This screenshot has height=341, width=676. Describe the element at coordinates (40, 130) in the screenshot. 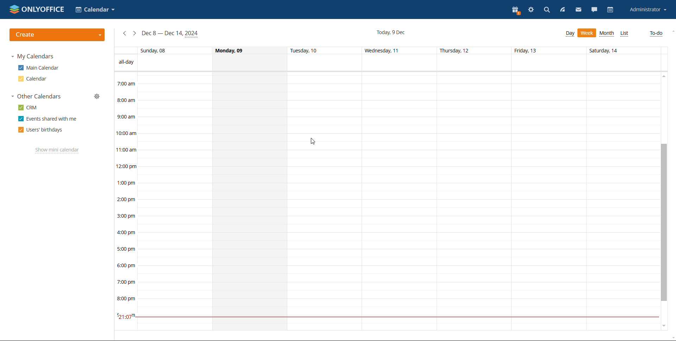

I see `users' birthdays` at that location.